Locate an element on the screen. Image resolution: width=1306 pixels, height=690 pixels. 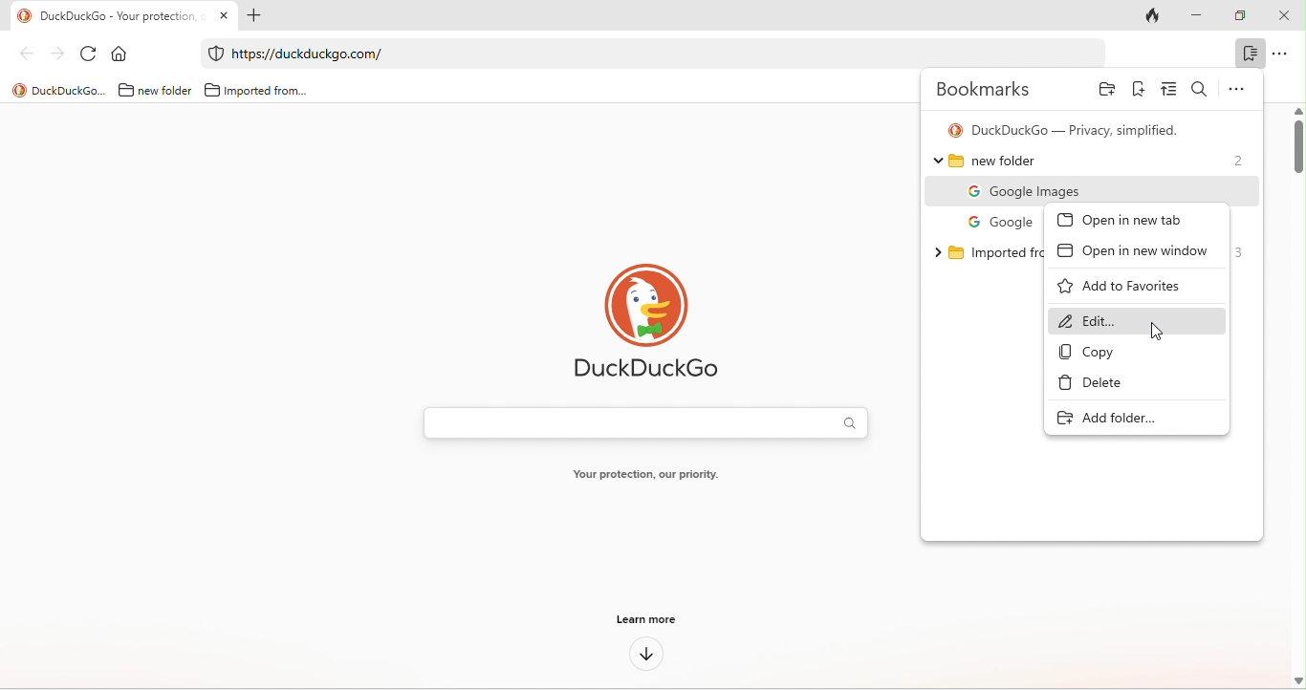
open in new window is located at coordinates (1135, 252).